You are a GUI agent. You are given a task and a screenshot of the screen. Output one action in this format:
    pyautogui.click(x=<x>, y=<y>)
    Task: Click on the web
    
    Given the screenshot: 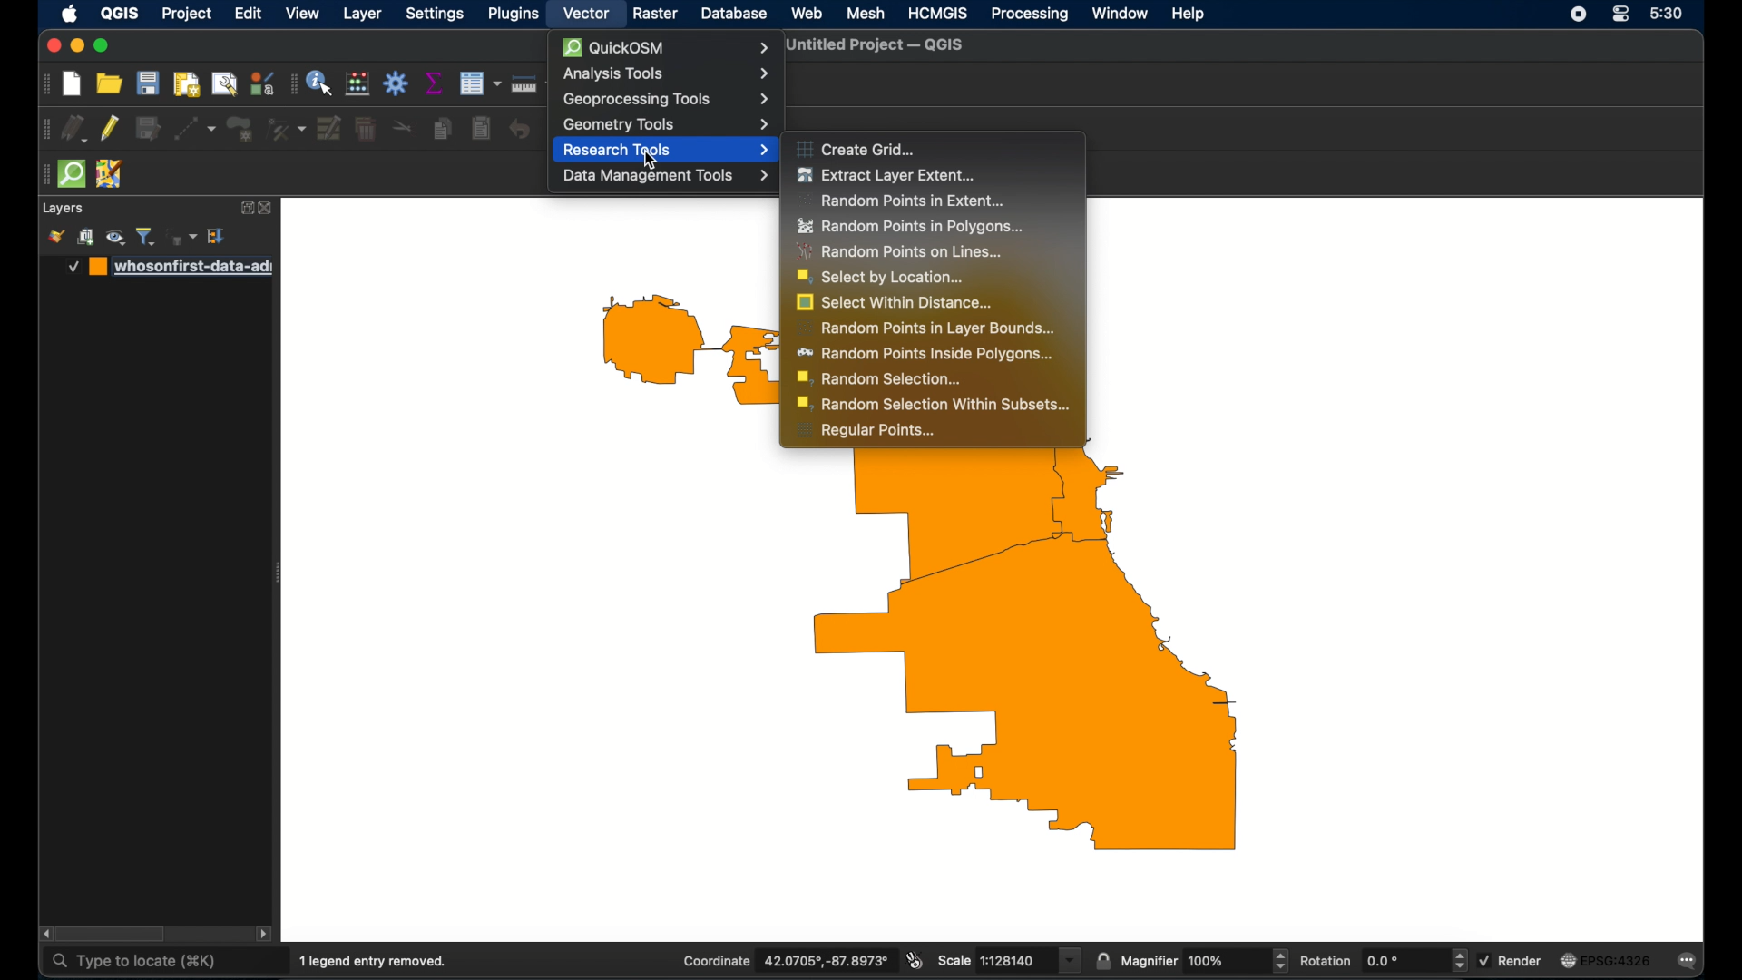 What is the action you would take?
    pyautogui.click(x=807, y=13)
    